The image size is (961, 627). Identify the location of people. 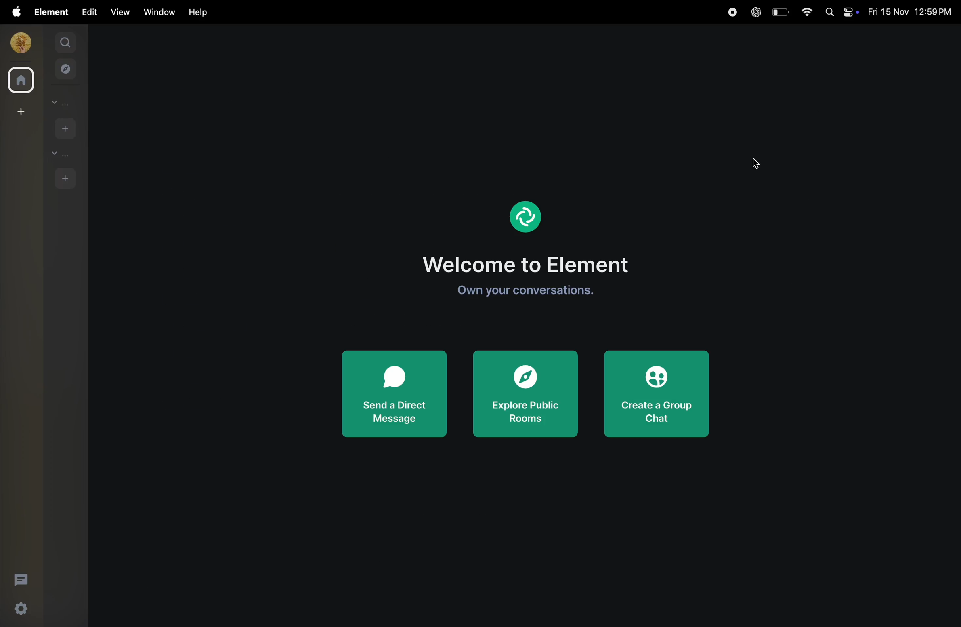
(64, 103).